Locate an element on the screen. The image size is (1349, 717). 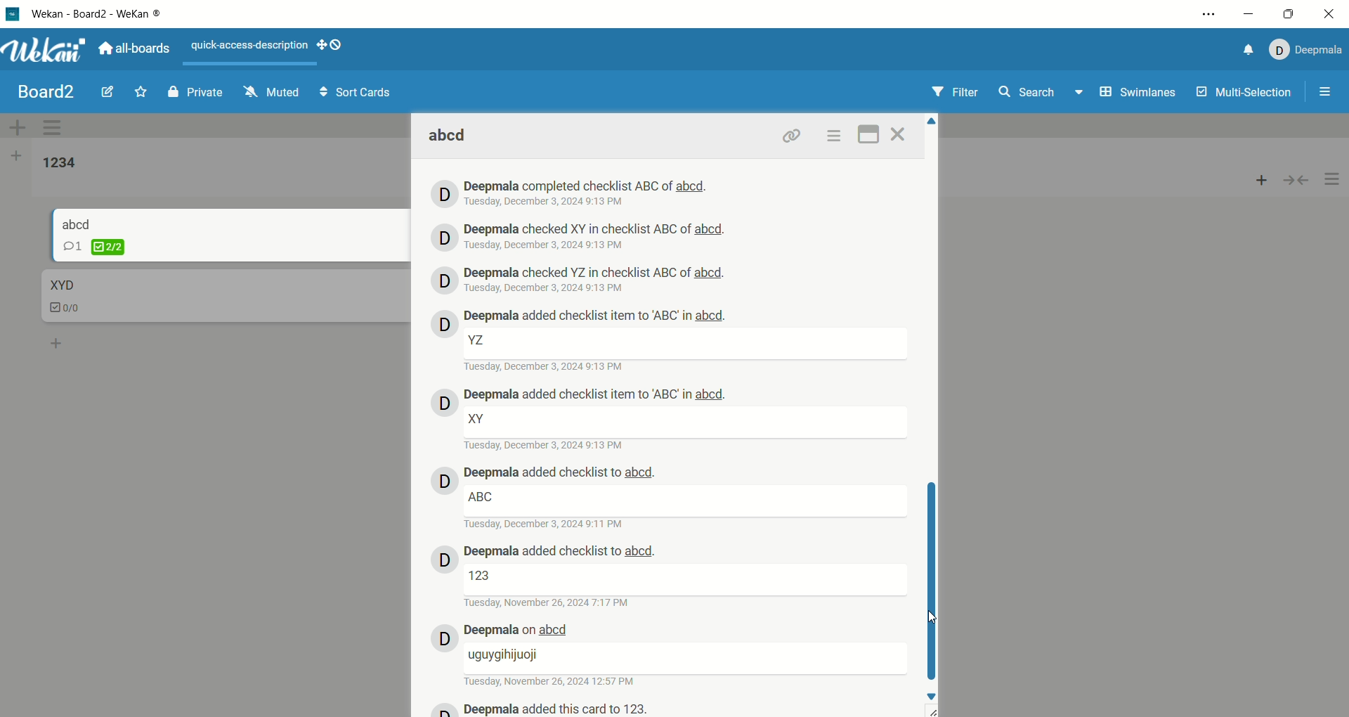
checklist is located at coordinates (67, 309).